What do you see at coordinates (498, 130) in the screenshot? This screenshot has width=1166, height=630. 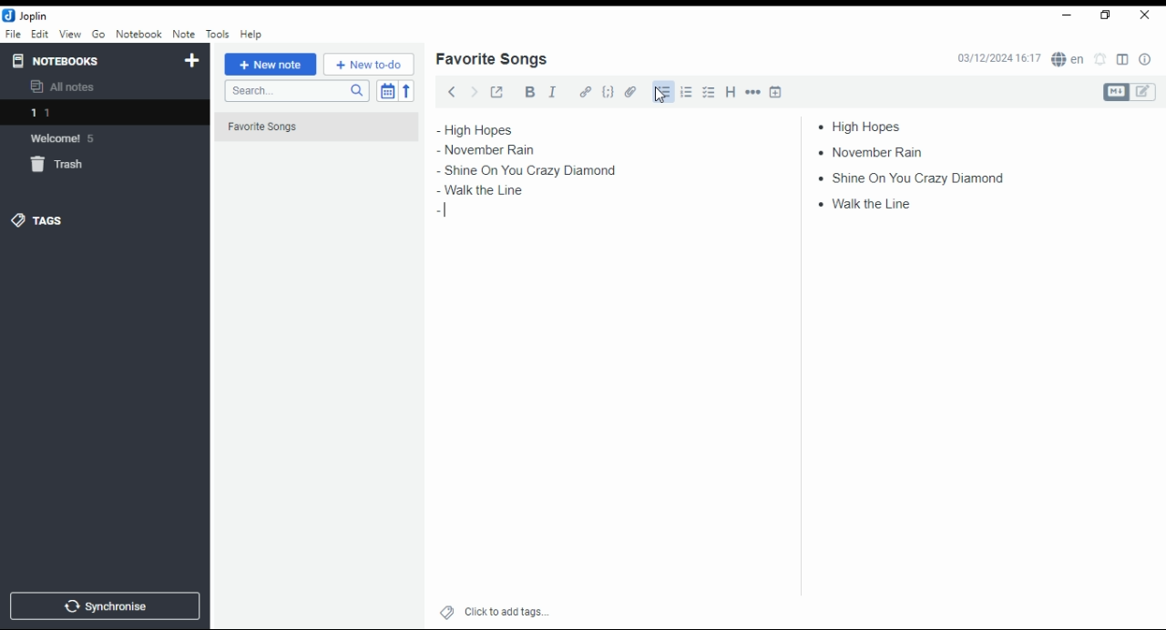 I see `high hopes` at bounding box center [498, 130].